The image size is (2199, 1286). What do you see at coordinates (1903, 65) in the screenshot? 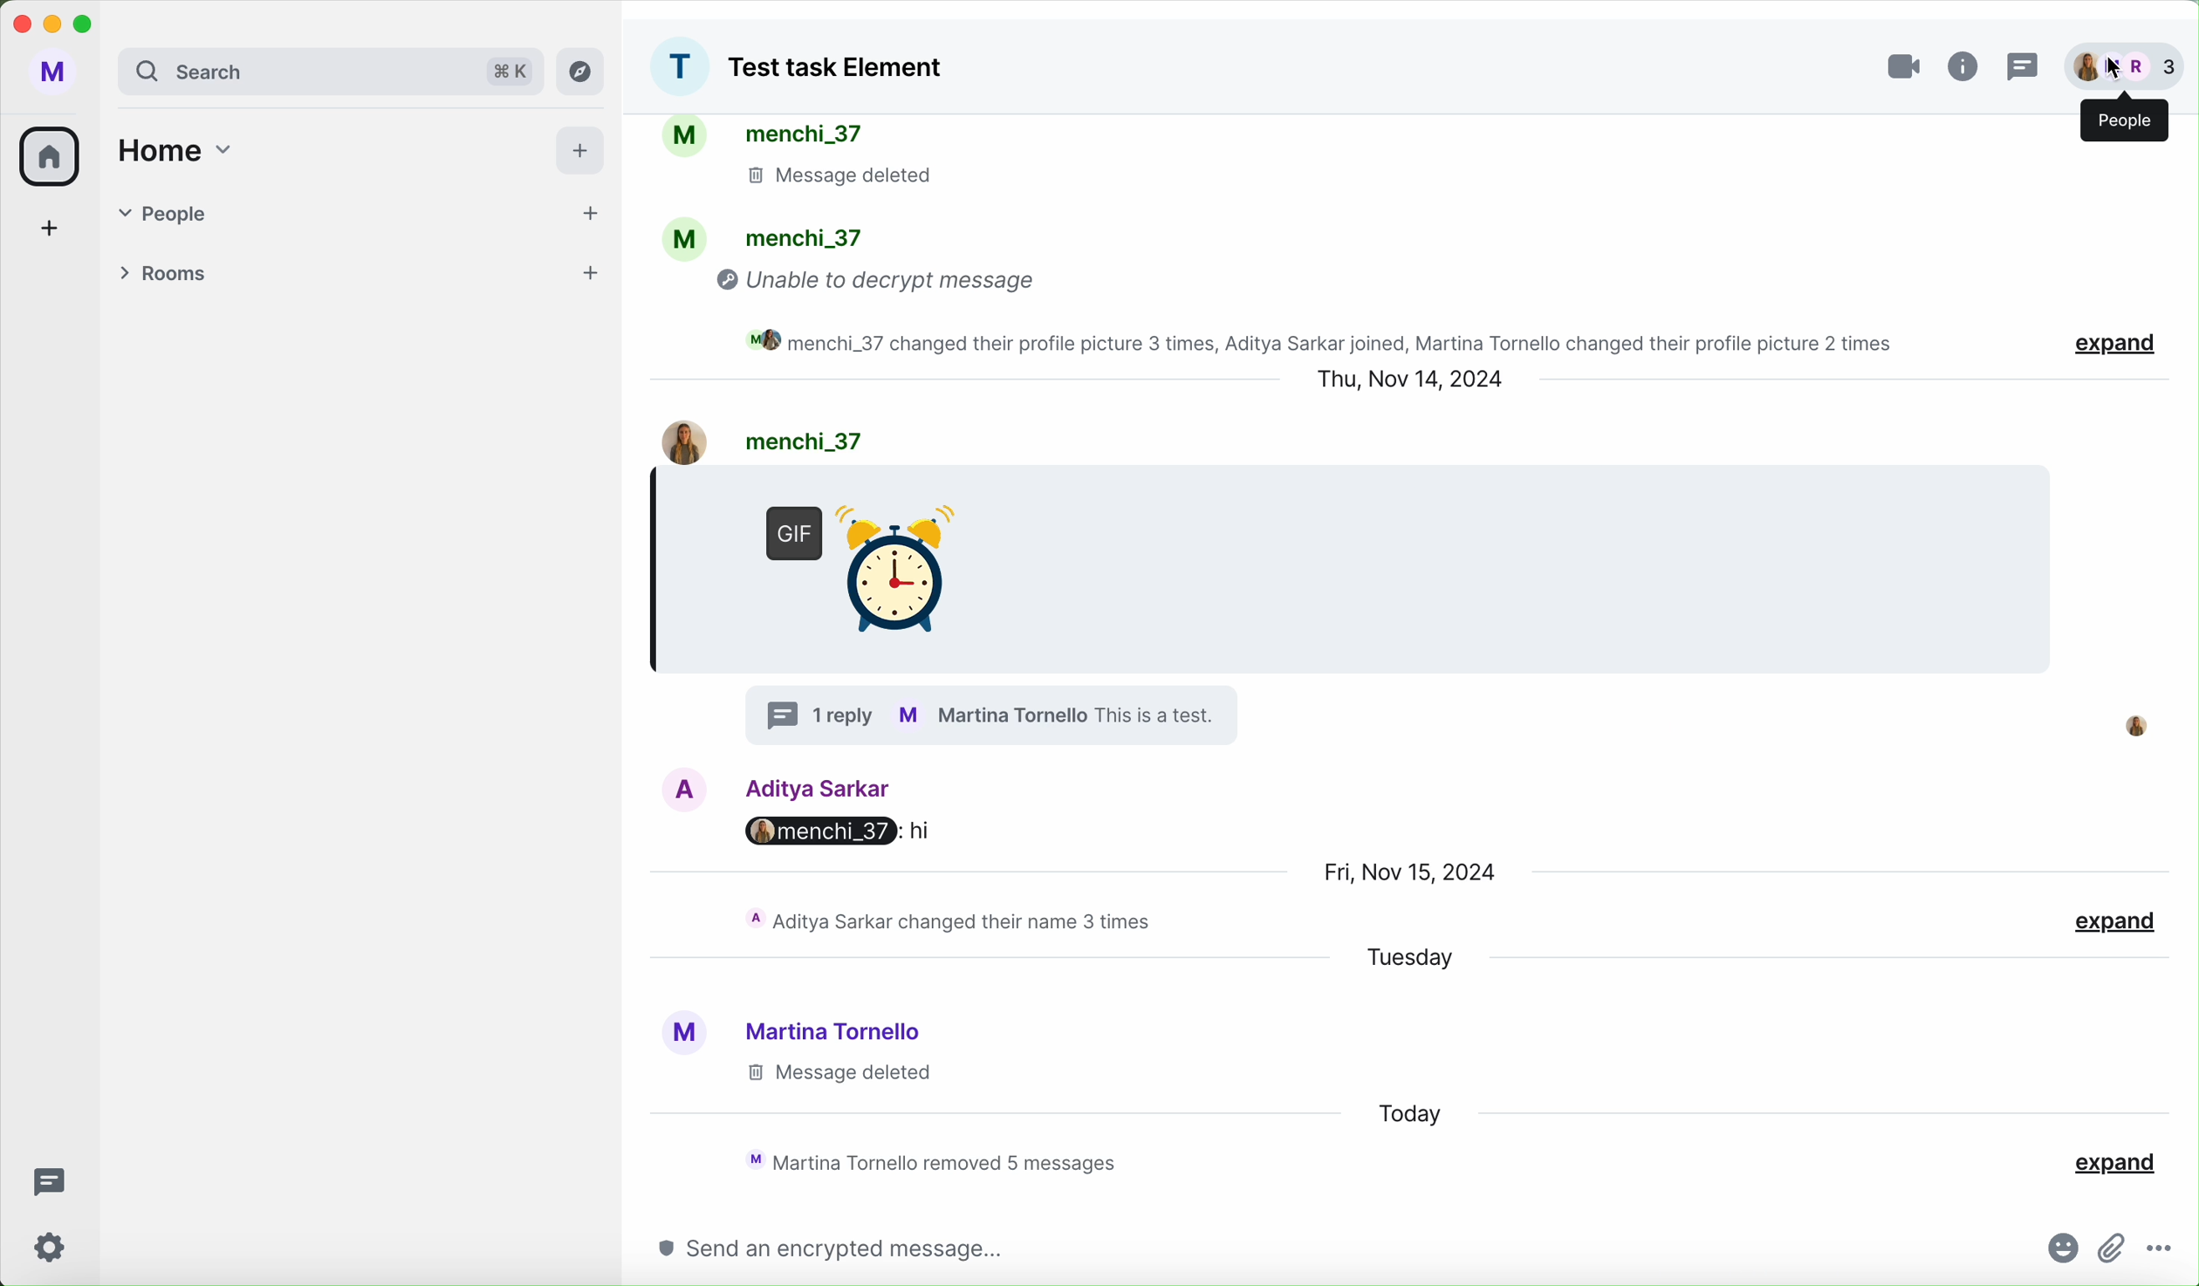
I see `video call` at bounding box center [1903, 65].